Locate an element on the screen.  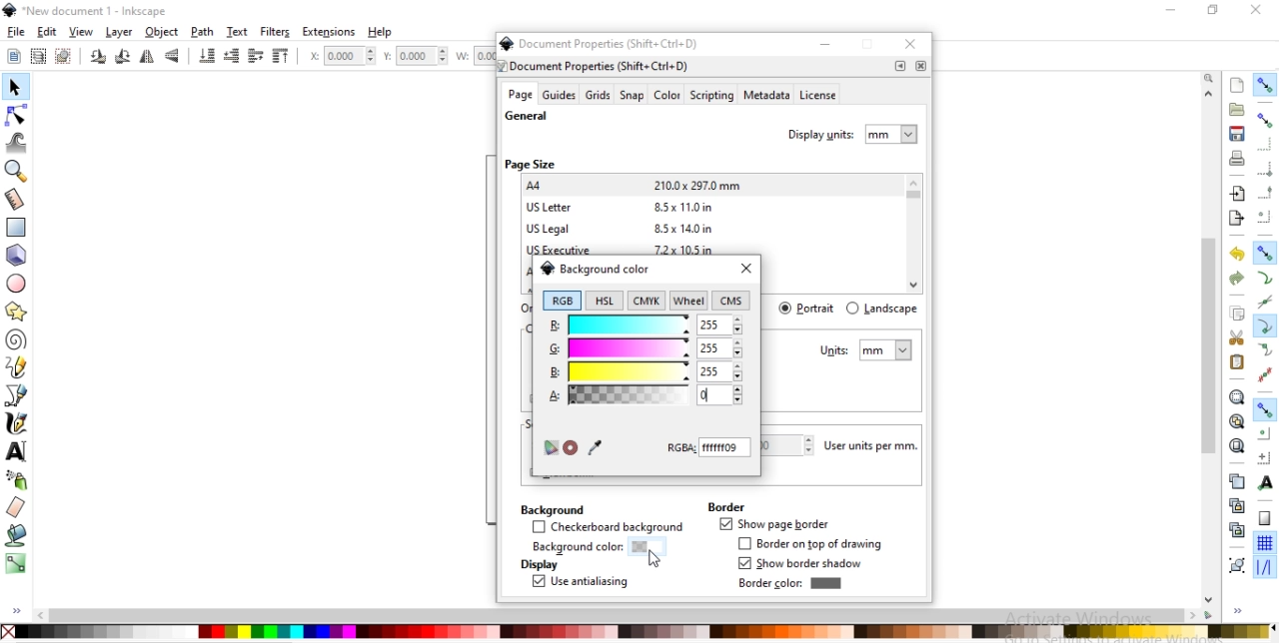
draw freehand lines is located at coordinates (16, 367).